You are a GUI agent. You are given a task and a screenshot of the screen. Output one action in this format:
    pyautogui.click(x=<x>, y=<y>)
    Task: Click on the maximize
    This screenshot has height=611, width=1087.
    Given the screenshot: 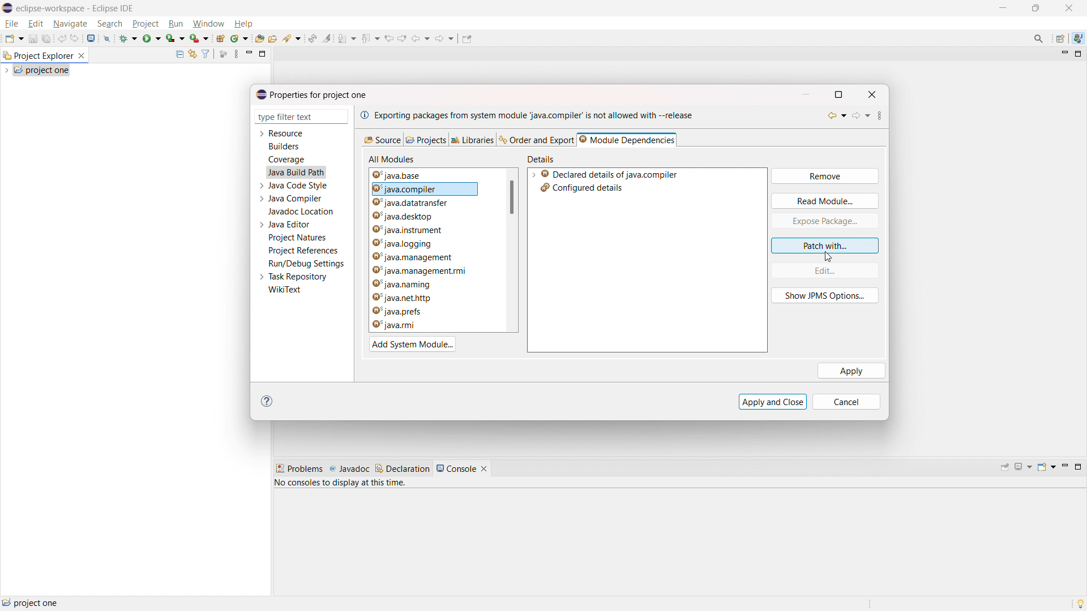 What is the action you would take?
    pyautogui.click(x=1078, y=467)
    